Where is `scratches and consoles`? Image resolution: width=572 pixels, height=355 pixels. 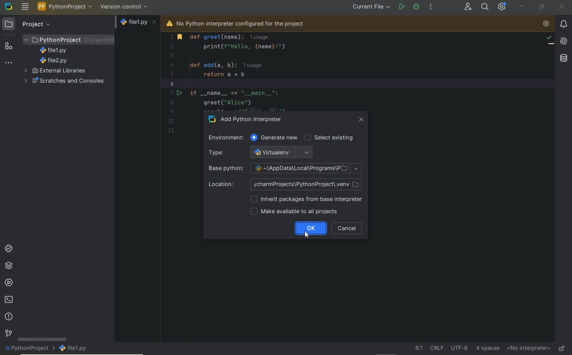 scratches and consoles is located at coordinates (62, 81).